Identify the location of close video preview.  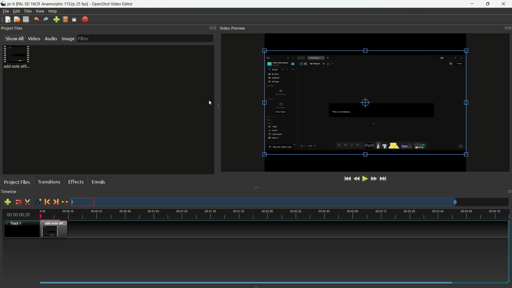
(509, 27).